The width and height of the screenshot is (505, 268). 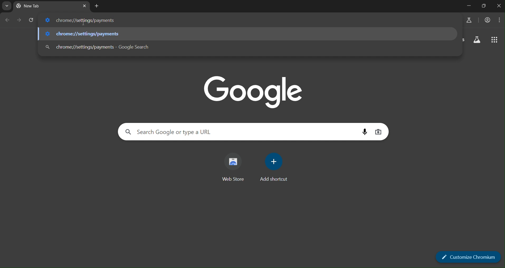 I want to click on close tab, so click(x=85, y=6).